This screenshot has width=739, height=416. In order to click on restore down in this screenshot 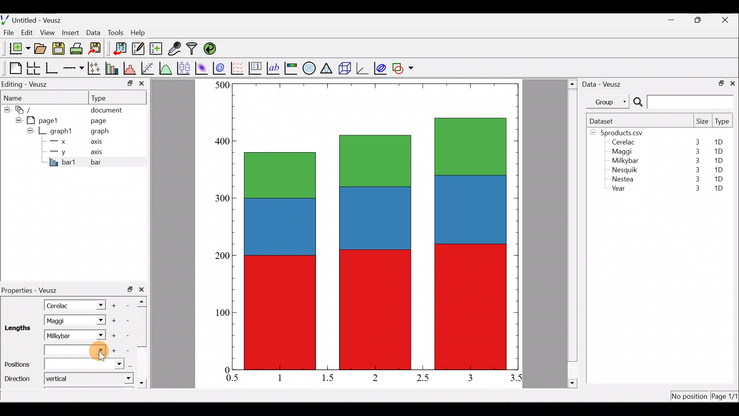, I will do `click(130, 289)`.